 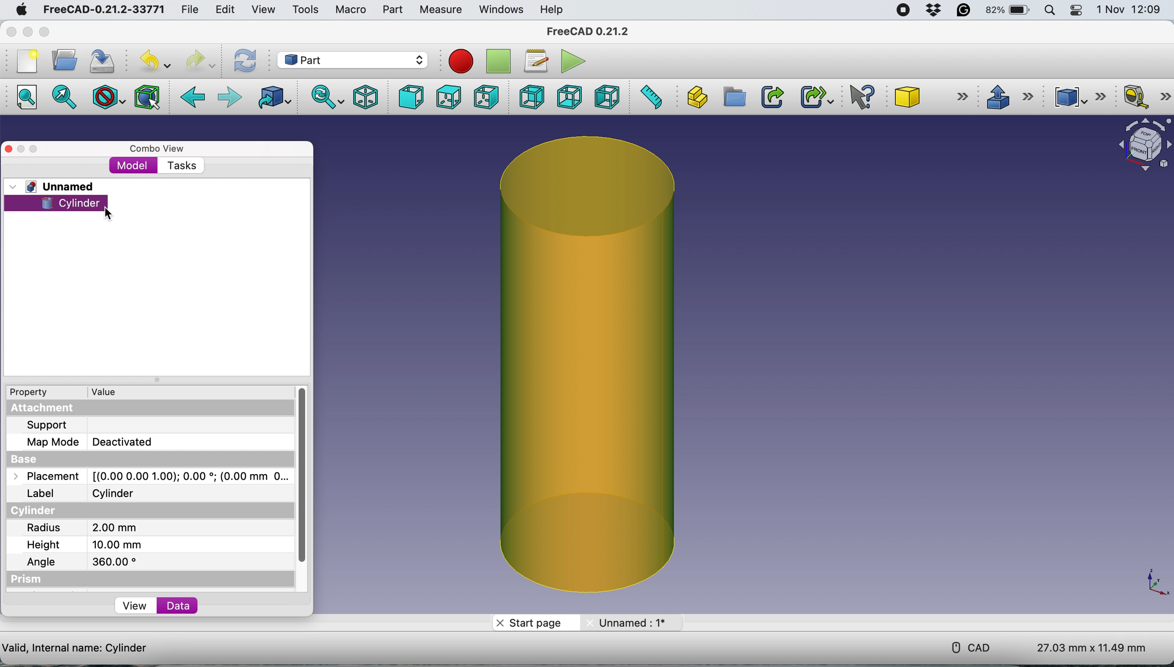 I want to click on stop recording macros, so click(x=498, y=61).